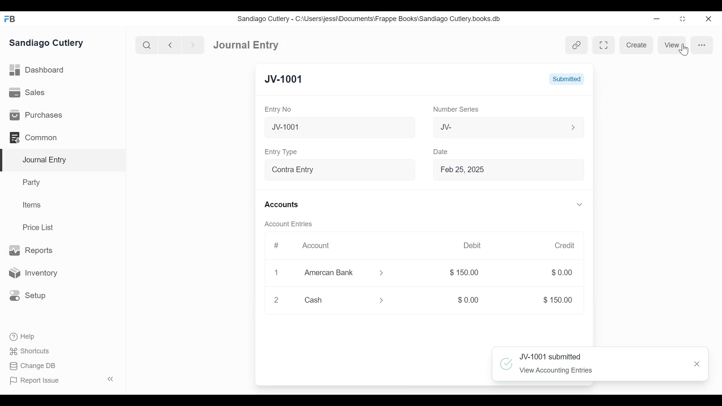  What do you see at coordinates (284, 80) in the screenshot?
I see `JV-1001` at bounding box center [284, 80].